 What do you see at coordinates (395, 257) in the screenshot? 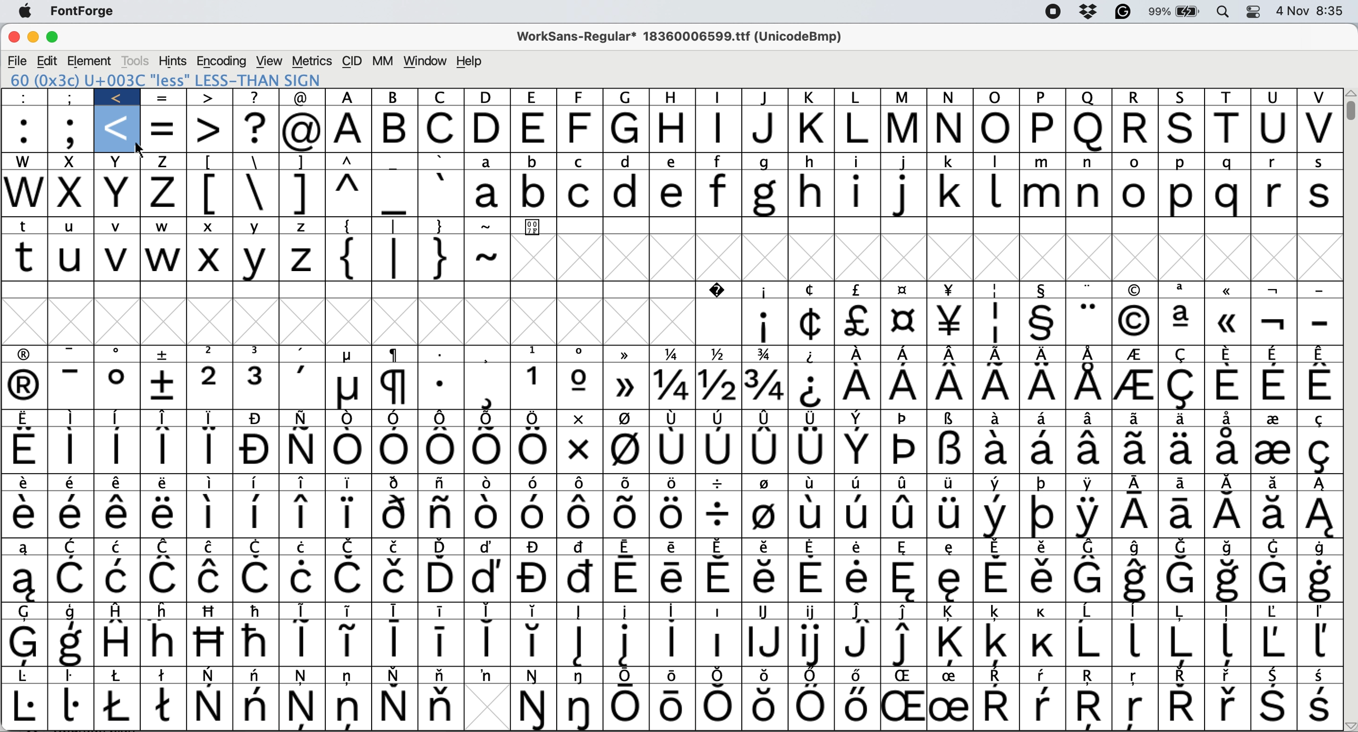
I see `|` at bounding box center [395, 257].